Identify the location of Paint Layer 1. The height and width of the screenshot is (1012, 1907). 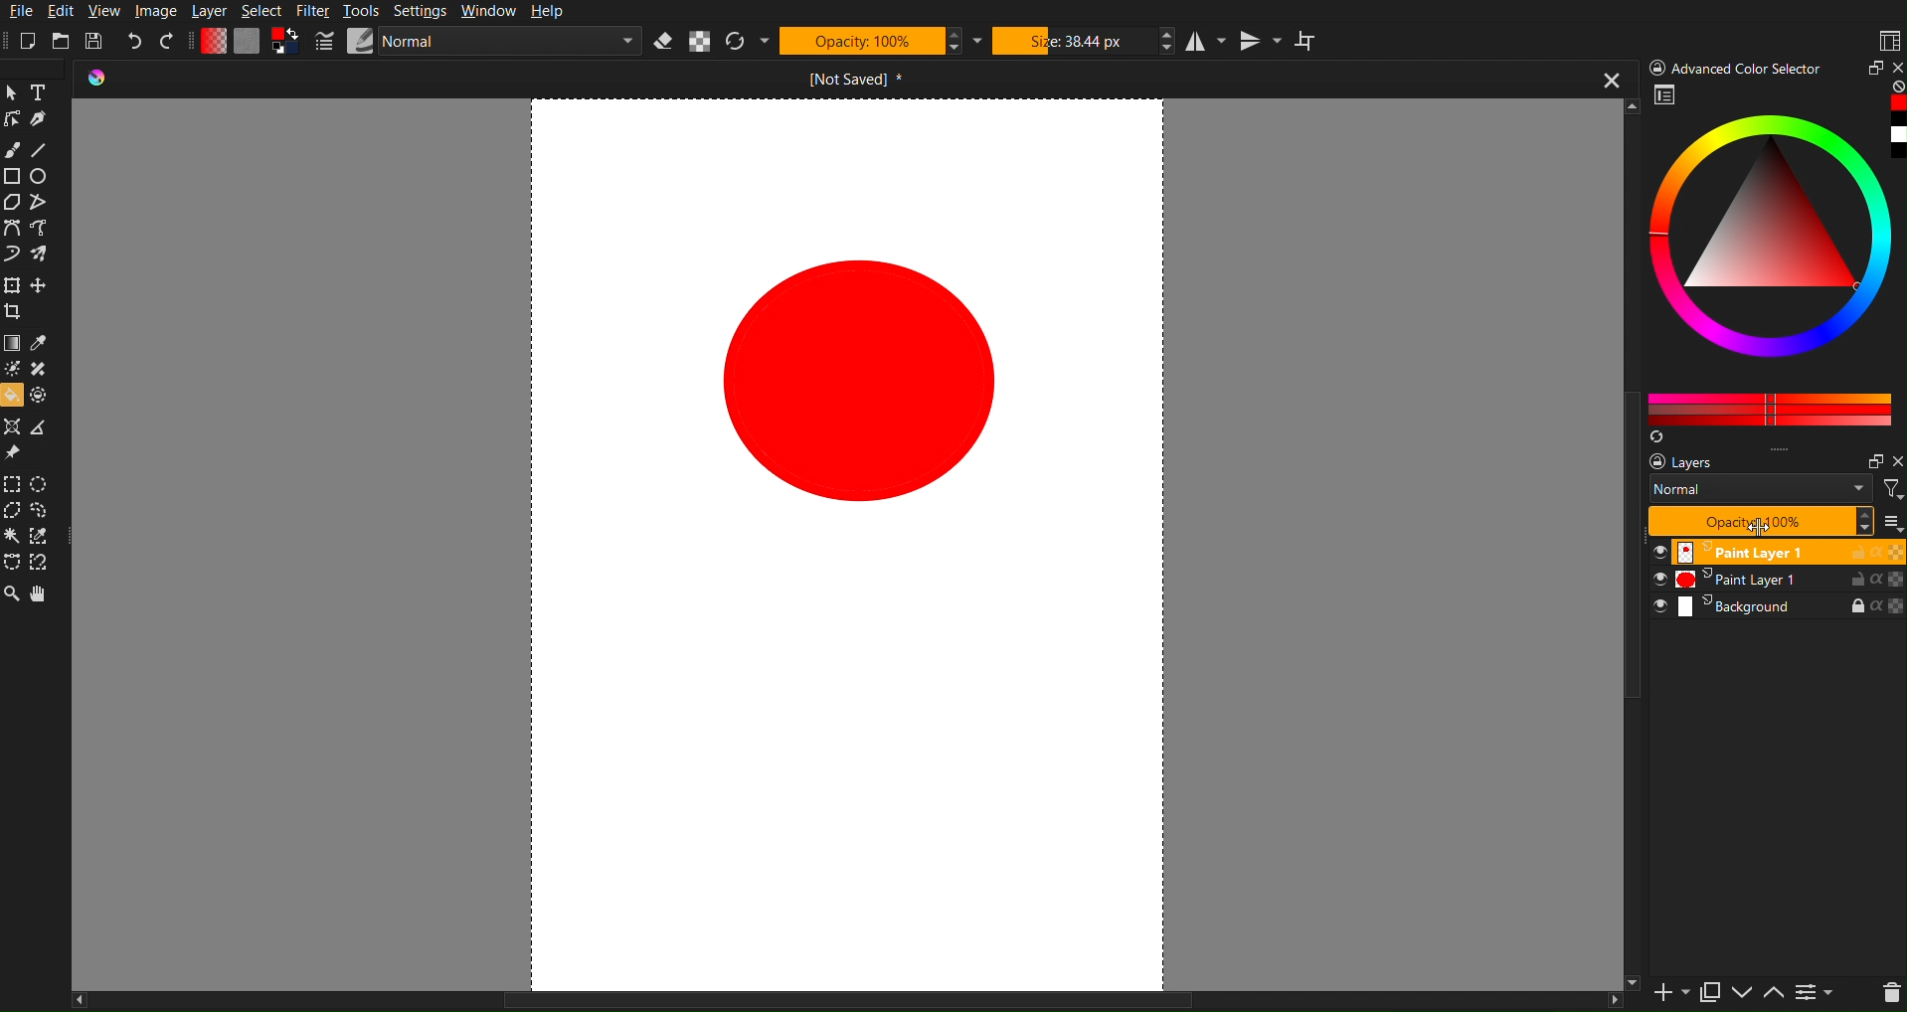
(1777, 553).